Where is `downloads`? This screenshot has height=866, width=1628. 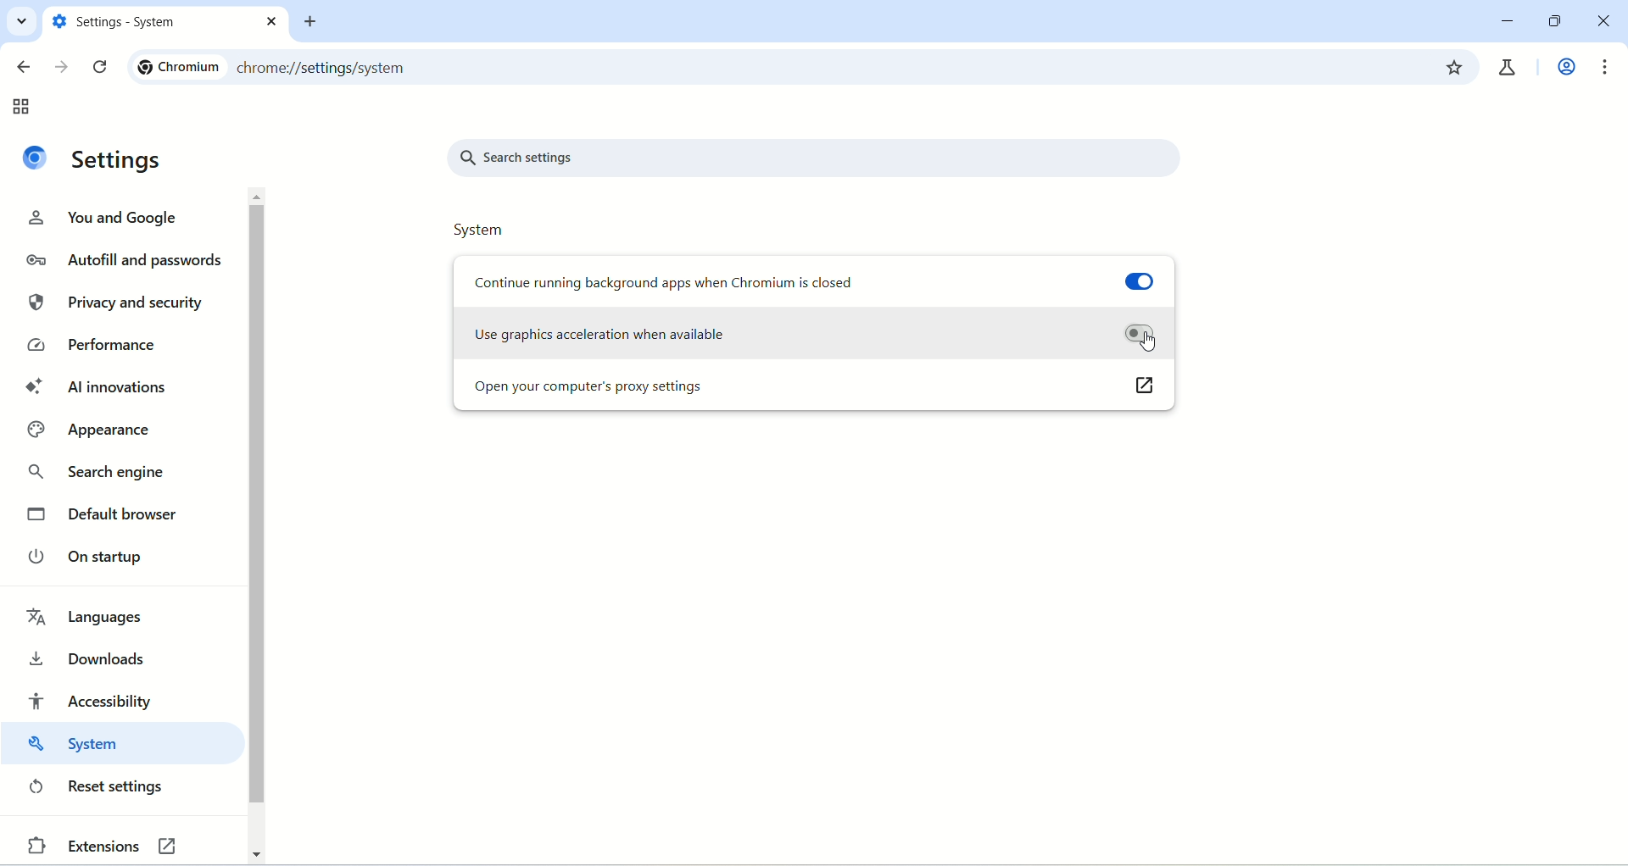
downloads is located at coordinates (94, 656).